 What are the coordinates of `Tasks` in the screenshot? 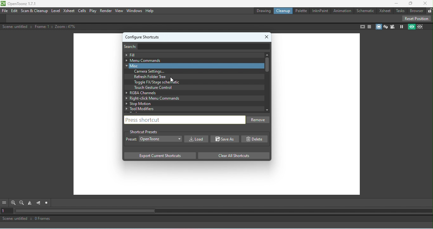 It's located at (400, 10).